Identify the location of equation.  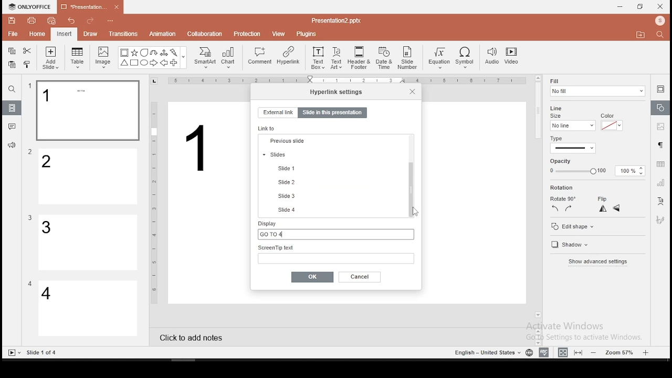
(438, 58).